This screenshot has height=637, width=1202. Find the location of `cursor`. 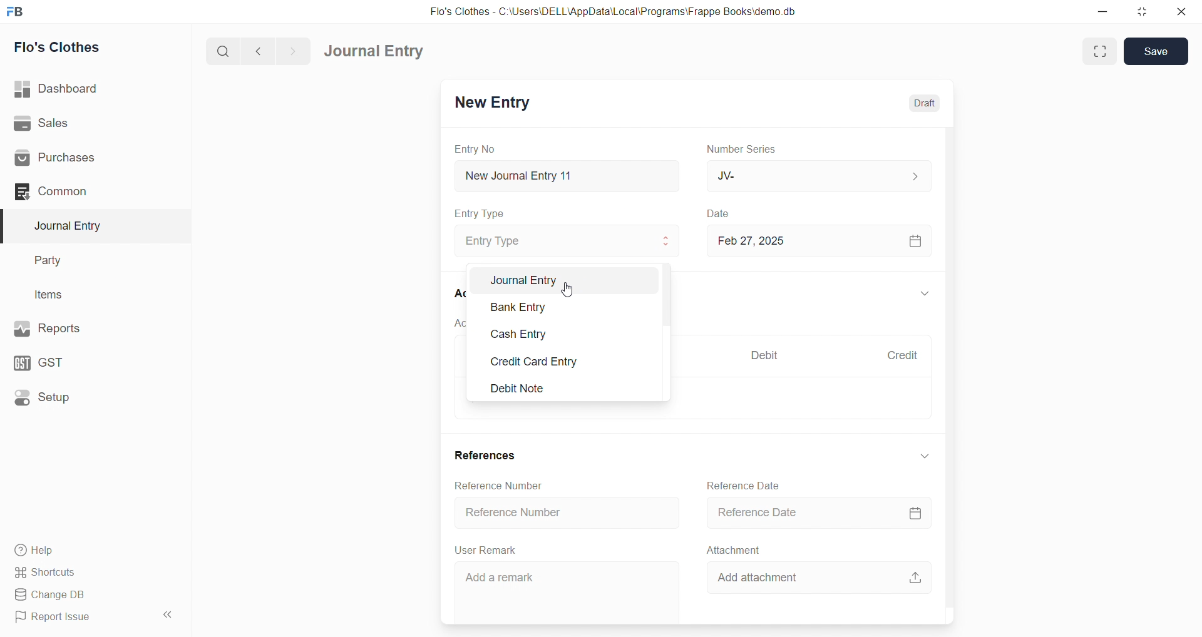

cursor is located at coordinates (571, 290).